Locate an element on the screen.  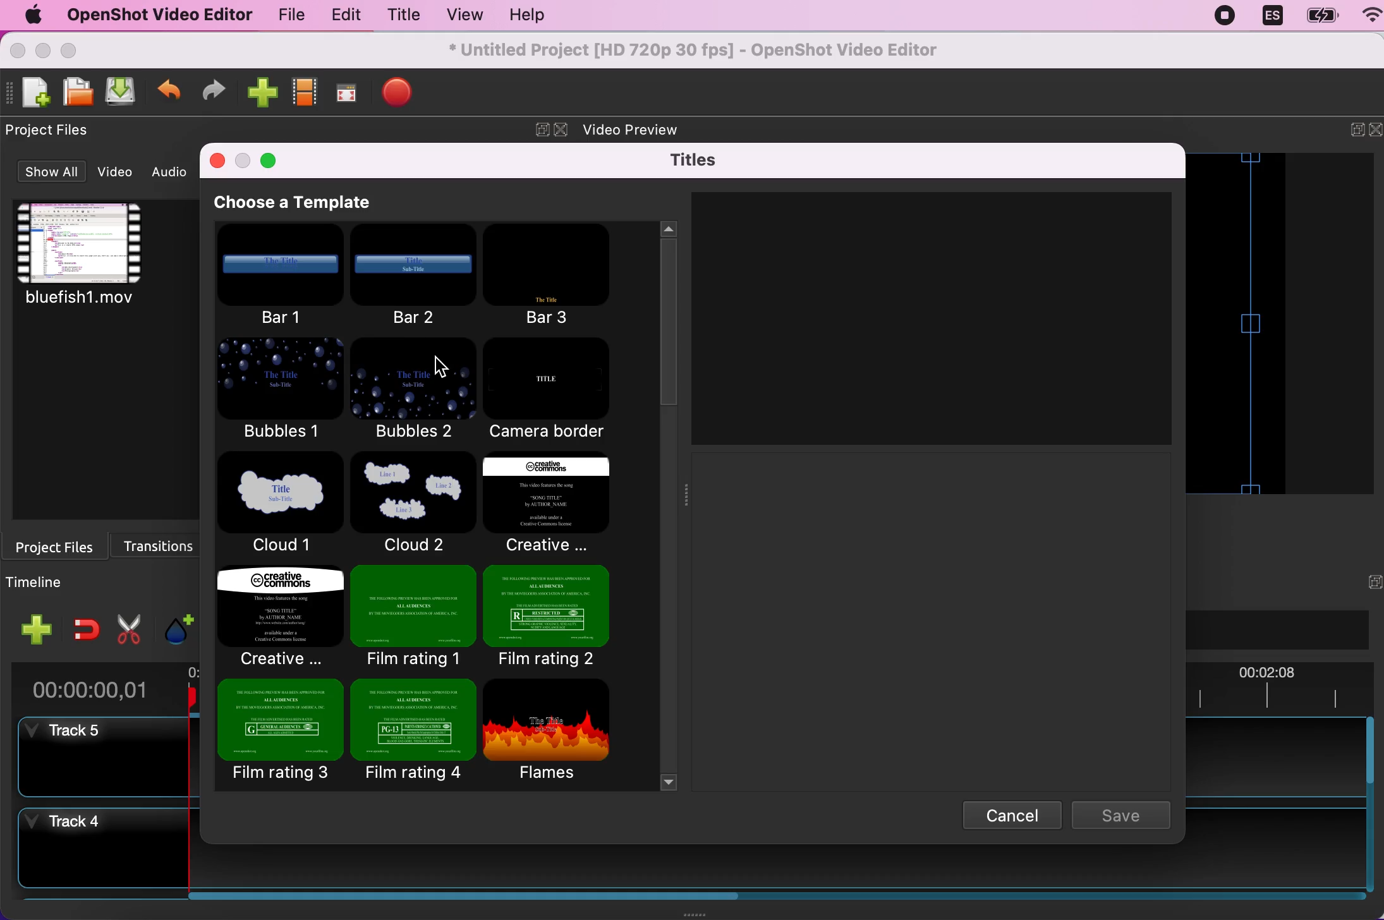
cancel is located at coordinates (1004, 813).